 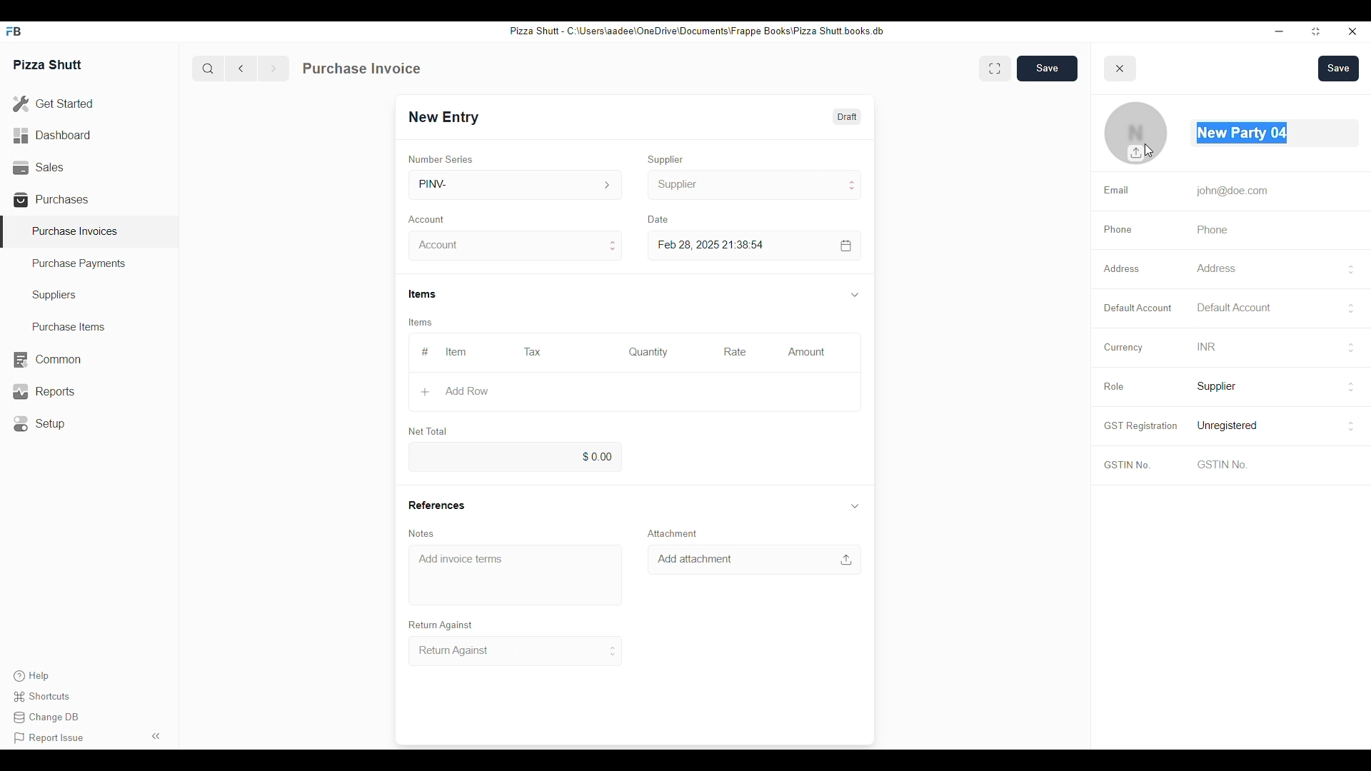 What do you see at coordinates (1116, 191) in the screenshot?
I see `Email` at bounding box center [1116, 191].